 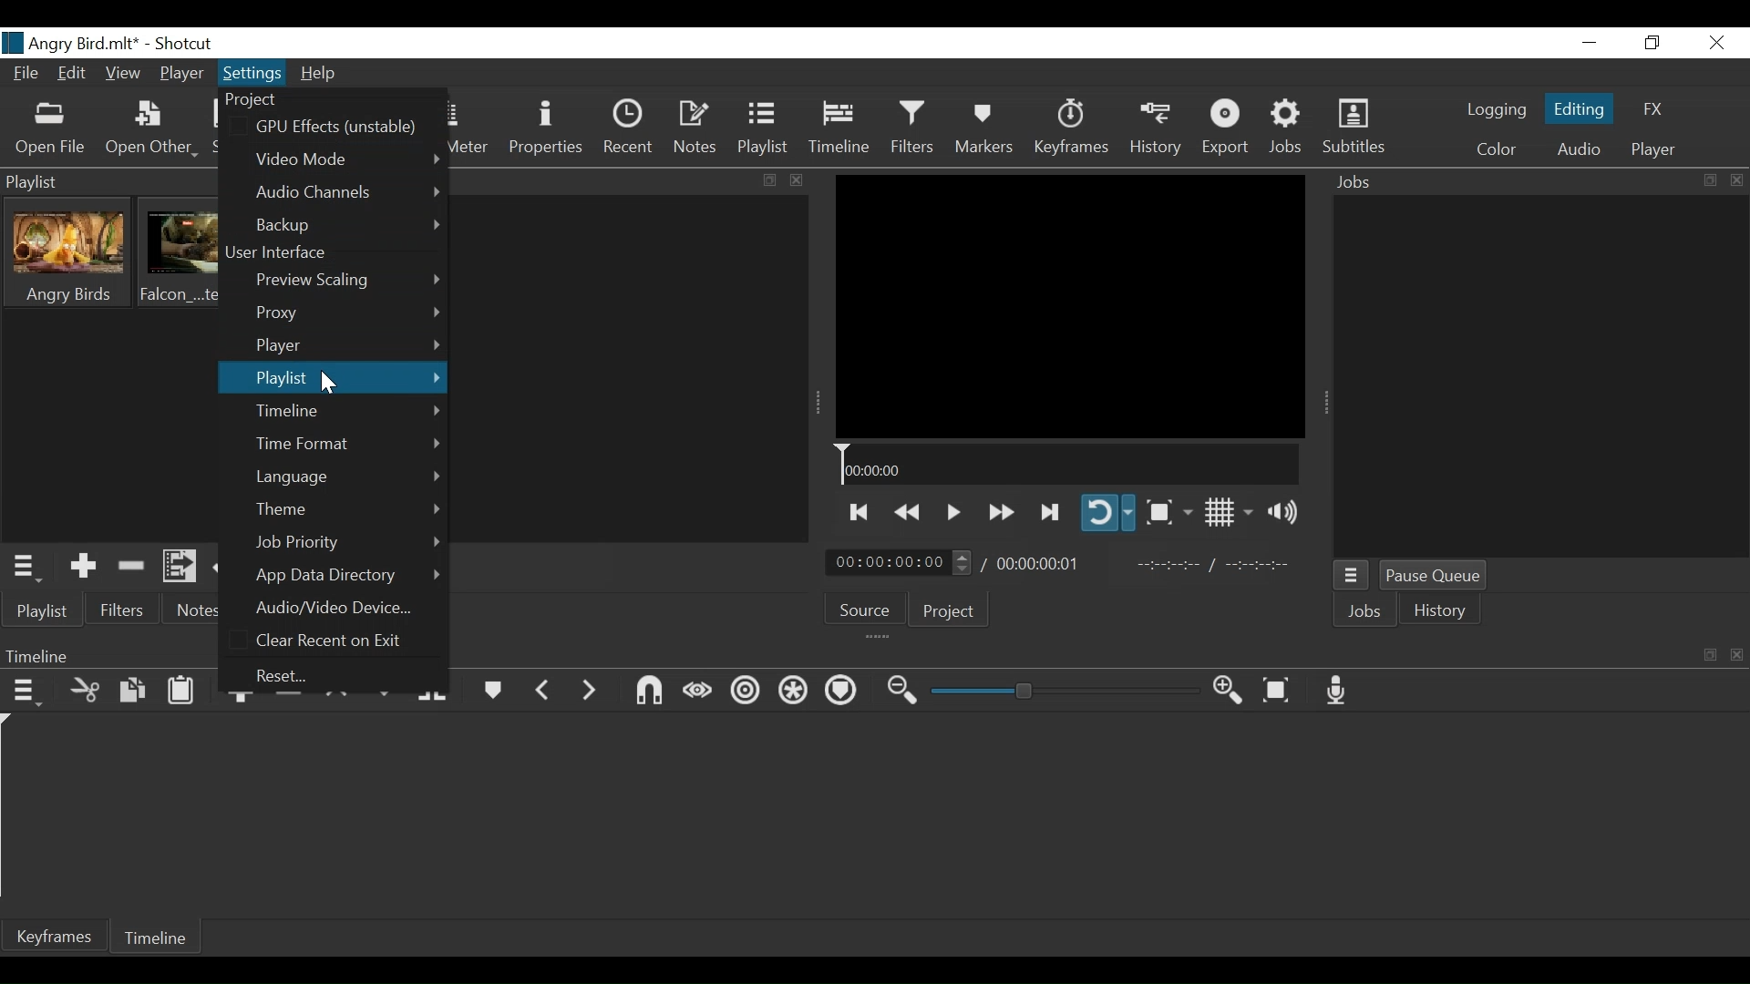 I want to click on Copy, so click(x=133, y=693).